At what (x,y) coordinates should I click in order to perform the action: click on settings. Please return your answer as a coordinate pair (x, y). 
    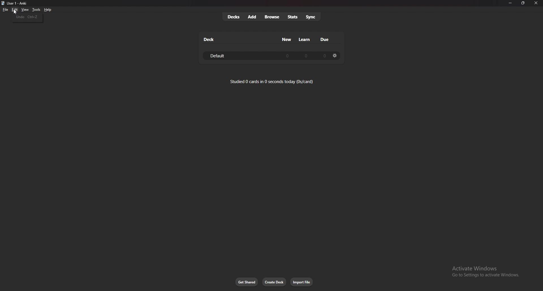
    Looking at the image, I should click on (335, 55).